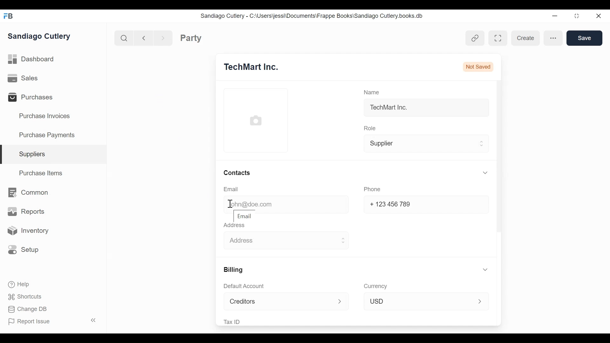 Image resolution: width=610 pixels, height=343 pixels. I want to click on Contacts, so click(237, 172).